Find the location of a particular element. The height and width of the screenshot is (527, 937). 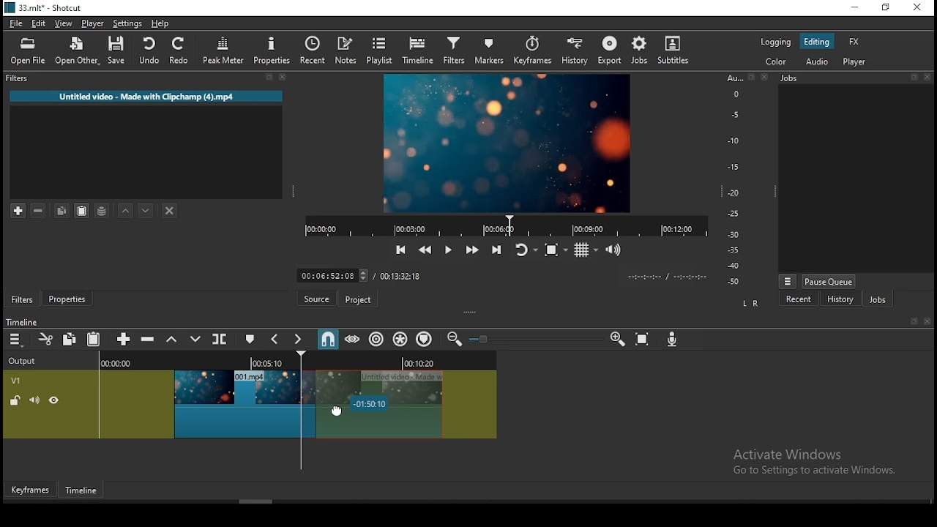

file is located at coordinates (17, 23).